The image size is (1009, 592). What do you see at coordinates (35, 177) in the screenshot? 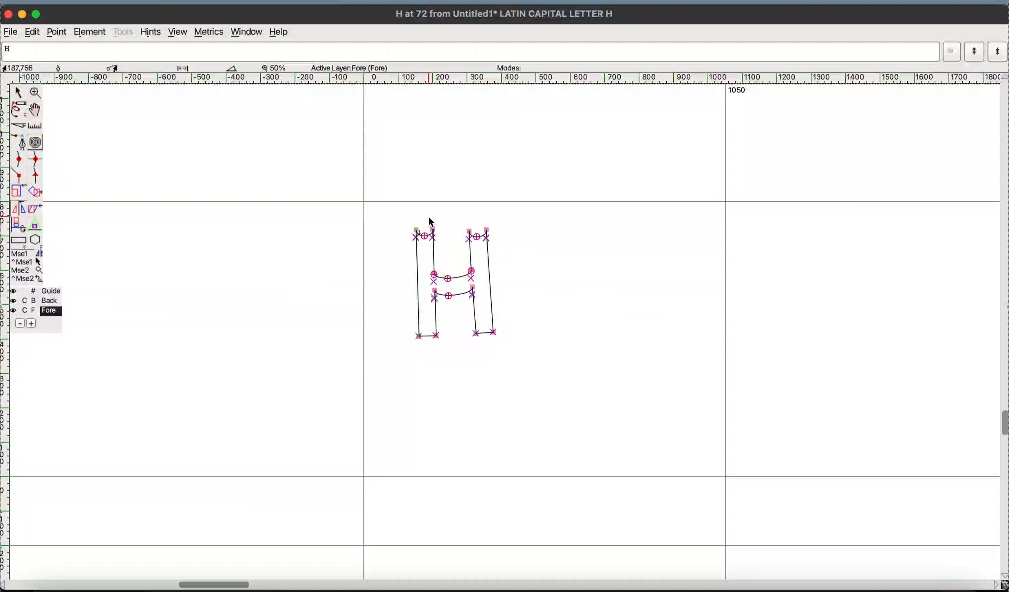
I see `tangent` at bounding box center [35, 177].